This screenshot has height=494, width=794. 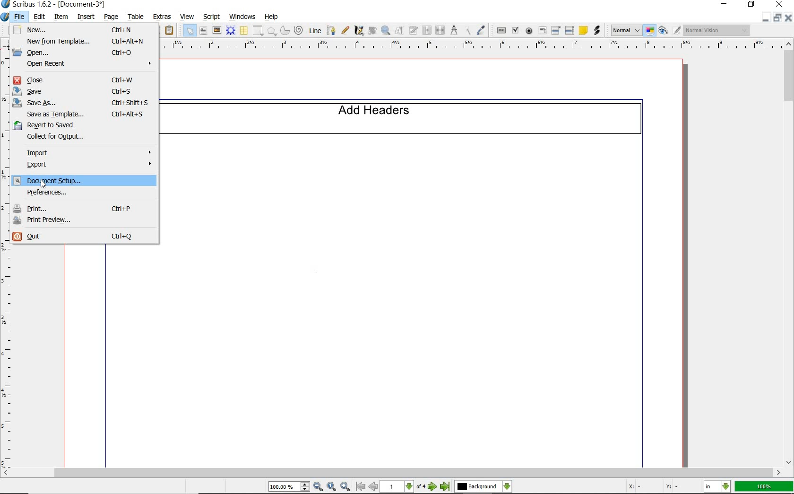 I want to click on system logo, so click(x=5, y=18).